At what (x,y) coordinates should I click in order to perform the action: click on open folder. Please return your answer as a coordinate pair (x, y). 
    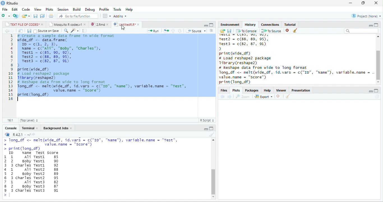
    Looking at the image, I should click on (223, 31).